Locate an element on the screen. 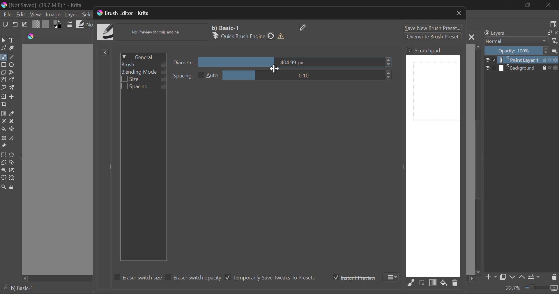 Image resolution: width=559 pixels, height=294 pixels. Close is located at coordinates (472, 37).